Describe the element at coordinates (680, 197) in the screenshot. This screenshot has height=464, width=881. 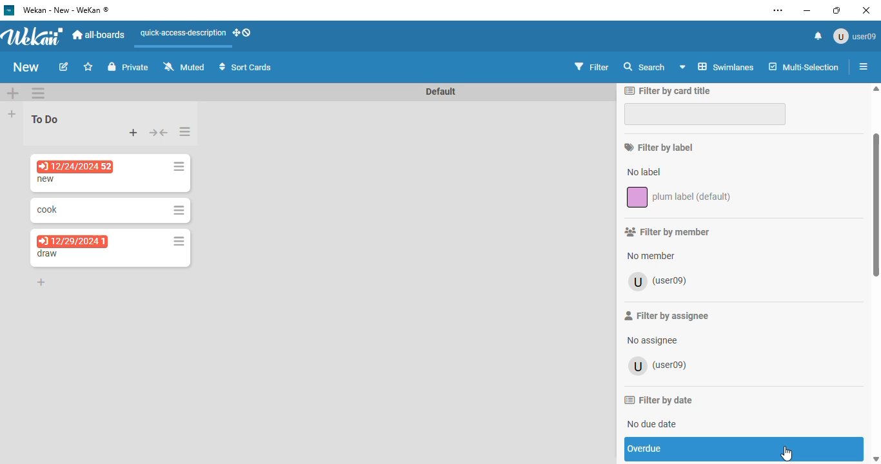
I see `plum label (default)` at that location.